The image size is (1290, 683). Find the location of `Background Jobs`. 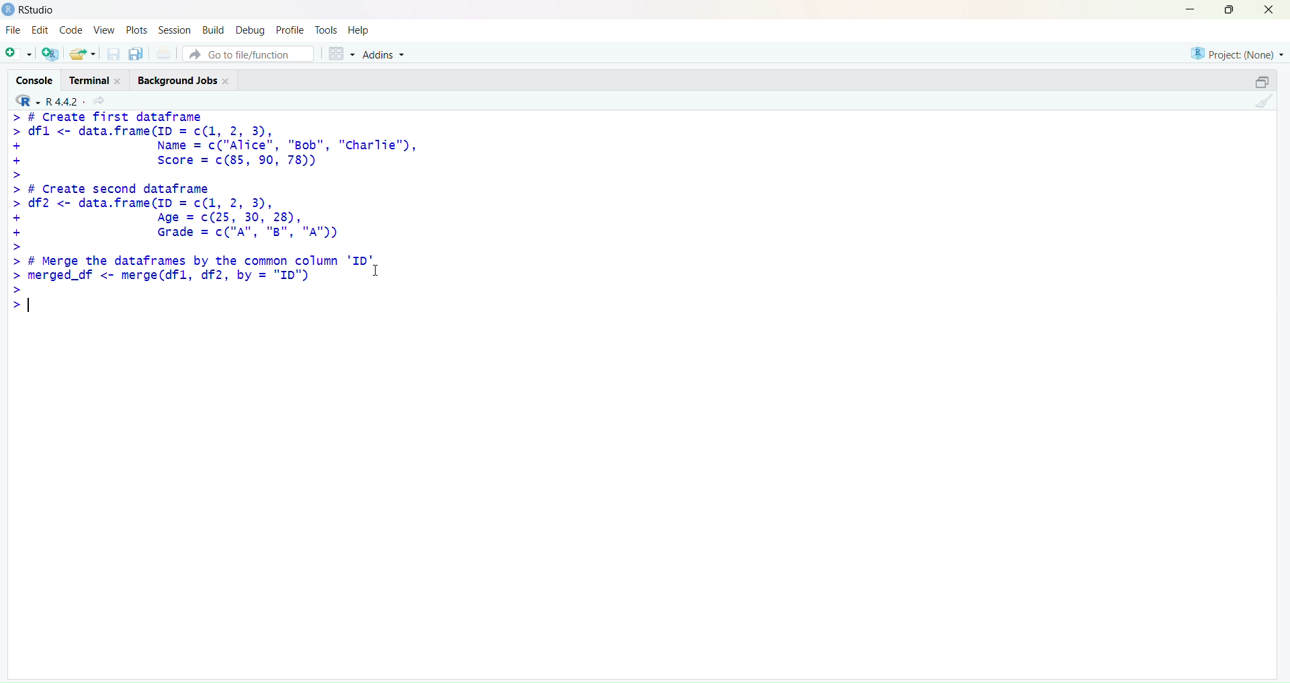

Background Jobs is located at coordinates (185, 79).